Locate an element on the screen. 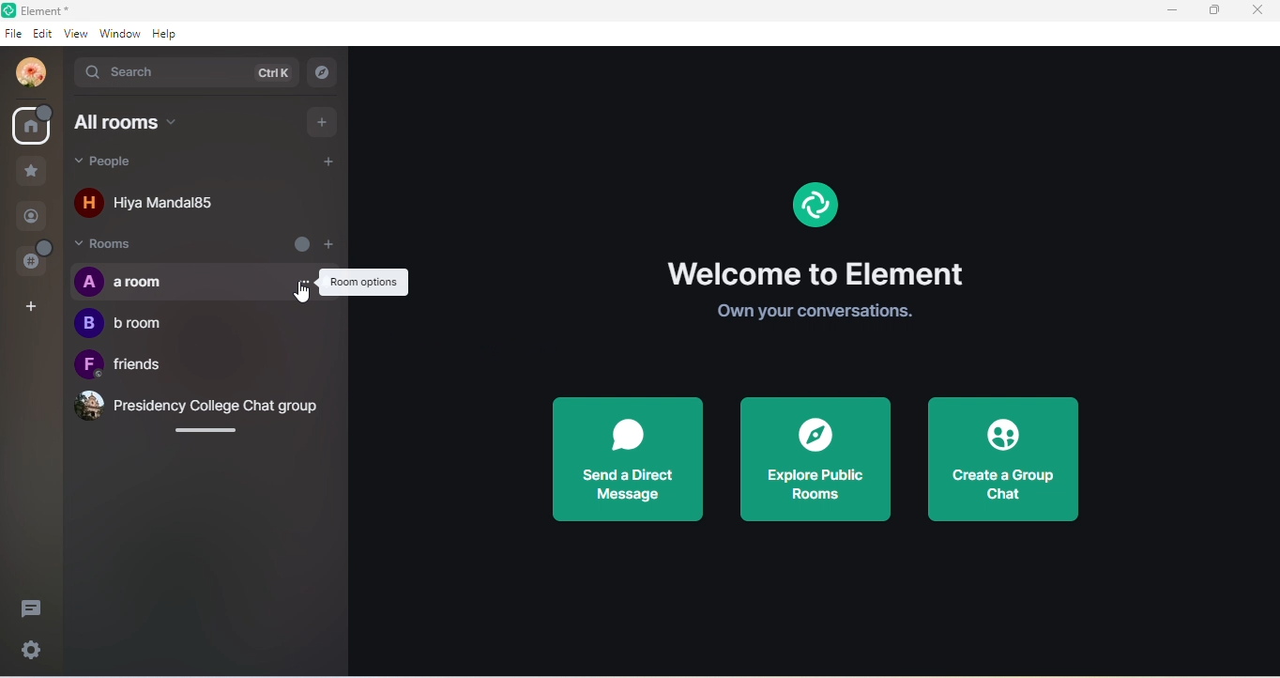  thread is located at coordinates (31, 607).